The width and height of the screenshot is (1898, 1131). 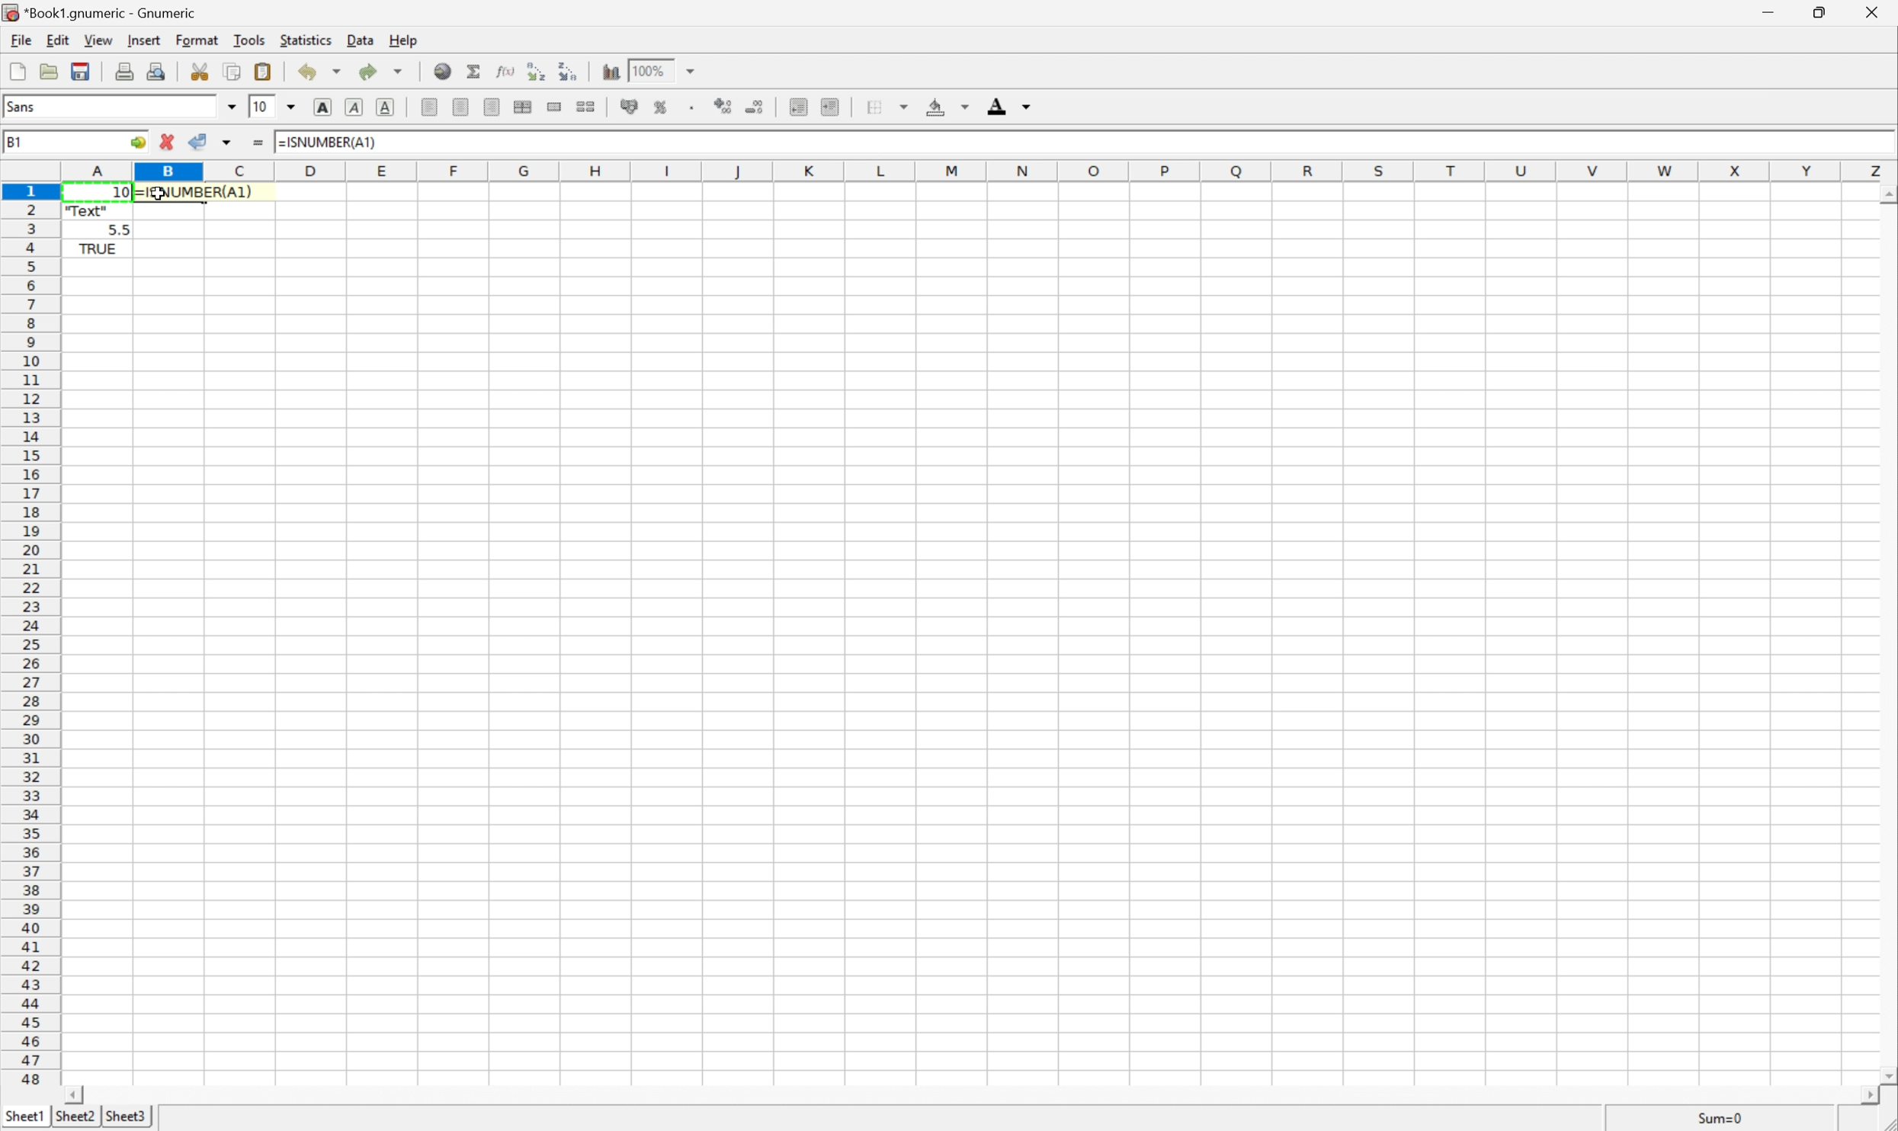 What do you see at coordinates (143, 39) in the screenshot?
I see `Insert` at bounding box center [143, 39].